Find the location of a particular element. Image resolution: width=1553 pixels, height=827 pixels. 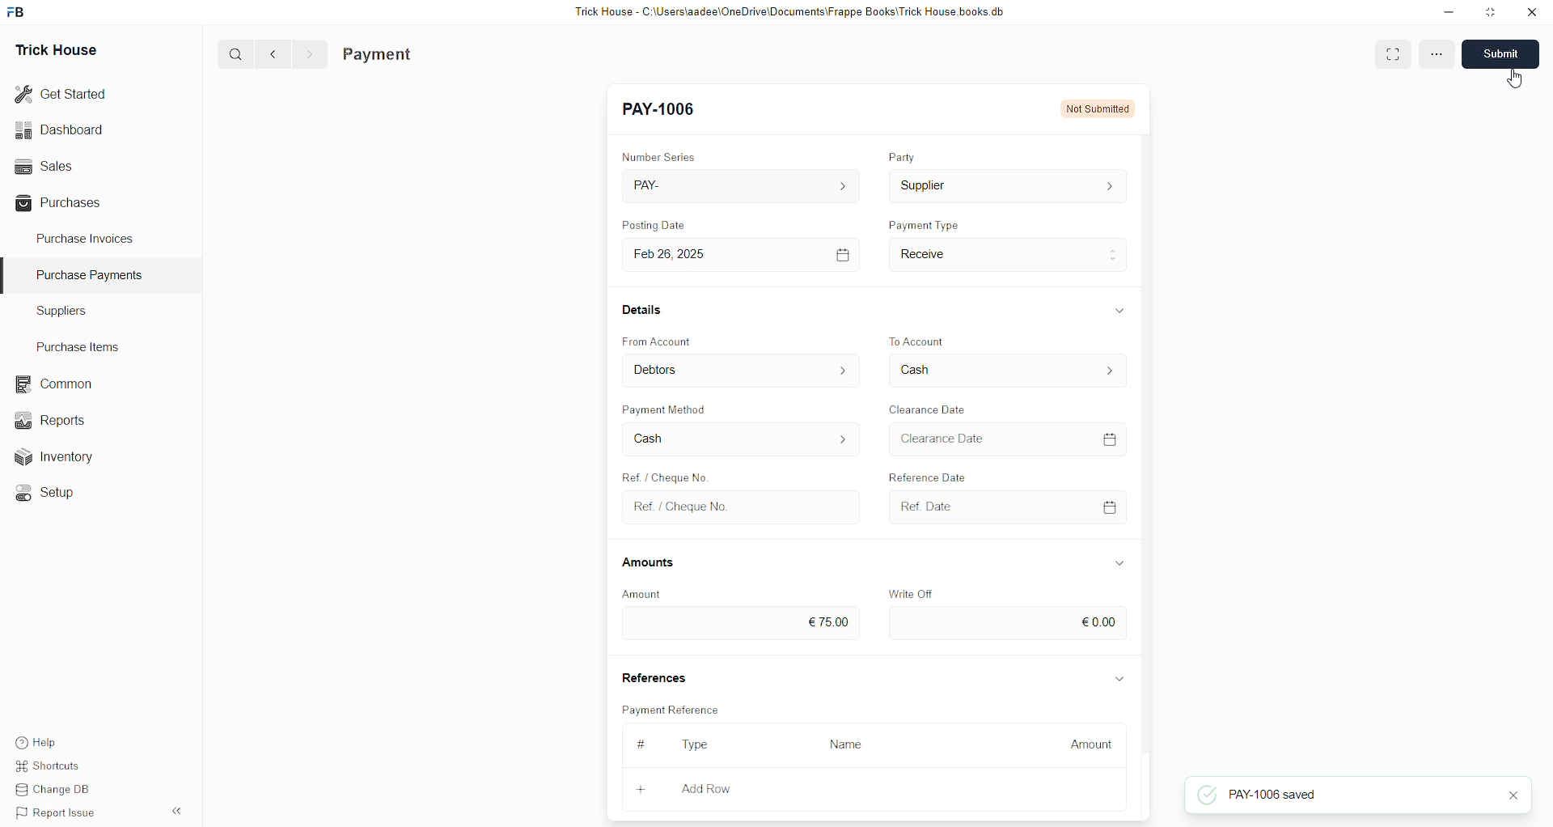

Inventory is located at coordinates (55, 456).